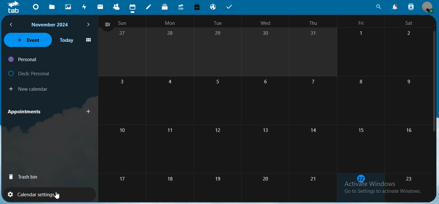 The height and width of the screenshot is (204, 439). What do you see at coordinates (28, 40) in the screenshot?
I see `event` at bounding box center [28, 40].